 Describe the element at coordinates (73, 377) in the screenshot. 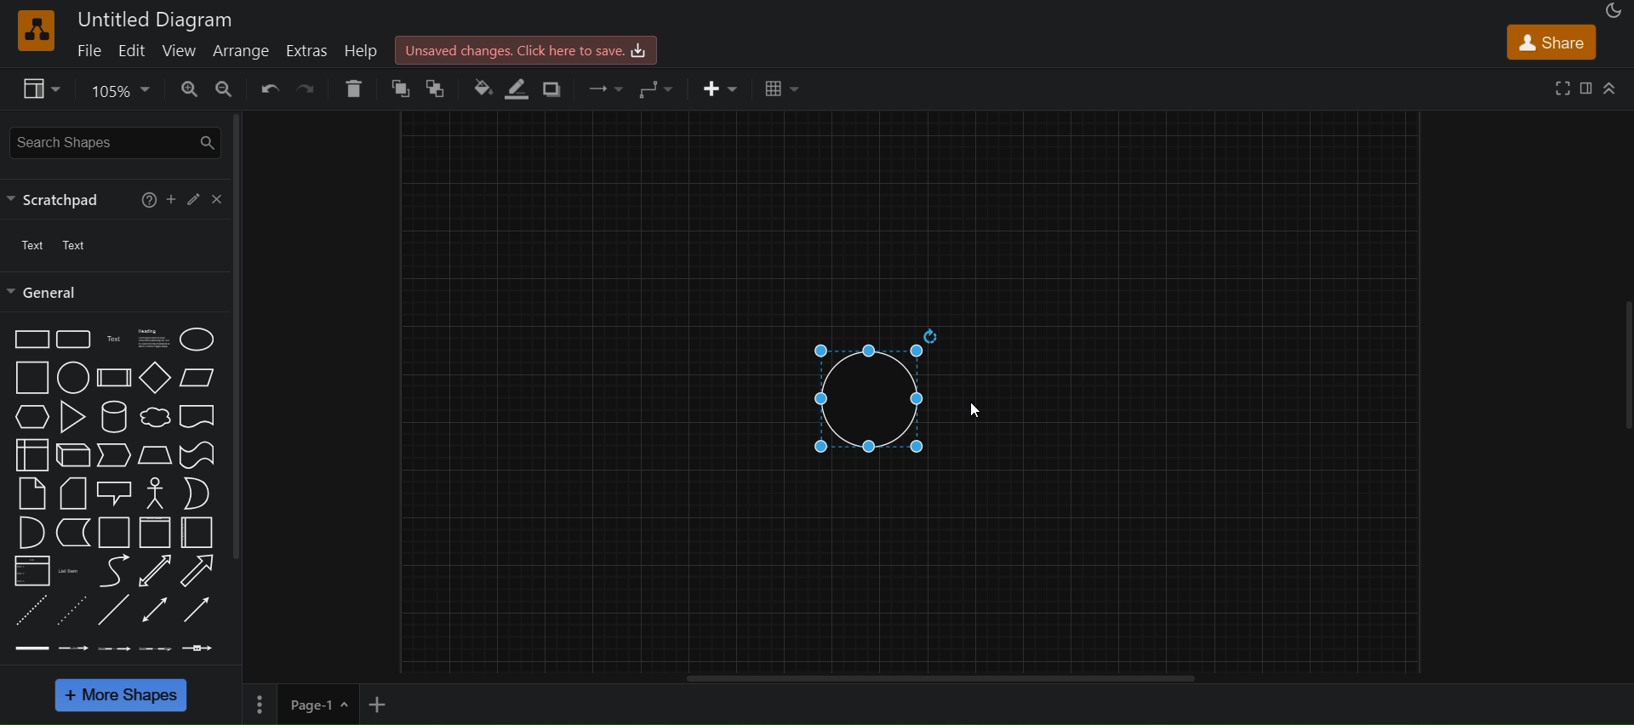

I see `circle` at that location.